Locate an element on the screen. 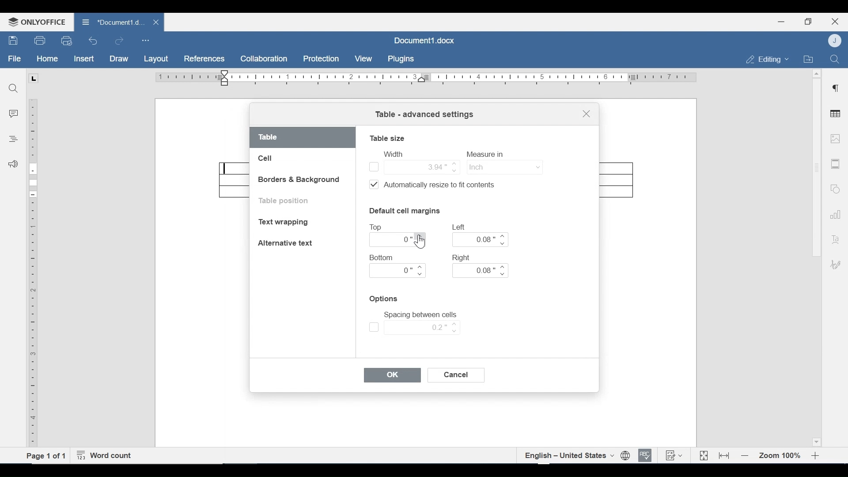 This screenshot has width=848, height=477. 0 is located at coordinates (398, 271).